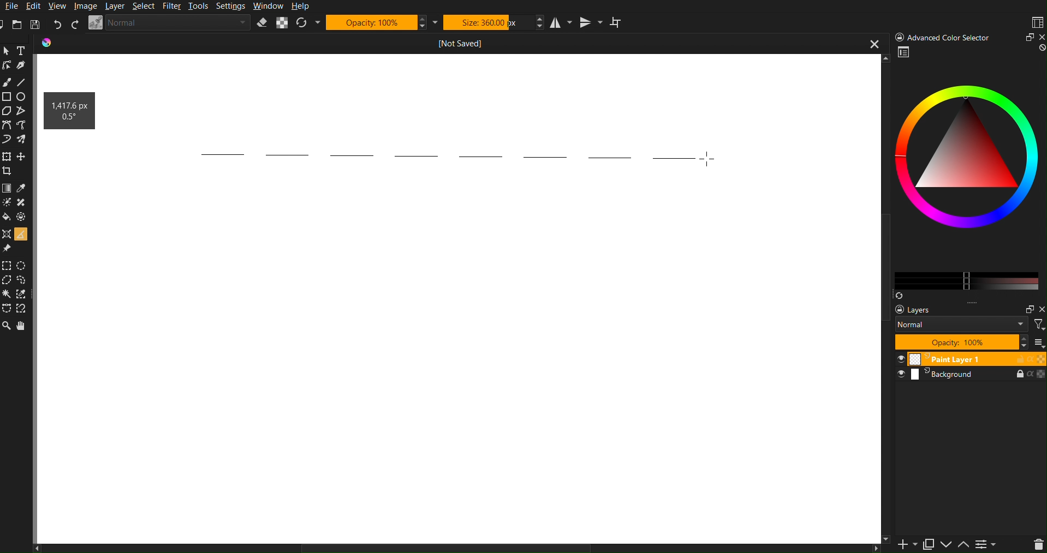 The image size is (1047, 553). I want to click on Crop, so click(9, 171).